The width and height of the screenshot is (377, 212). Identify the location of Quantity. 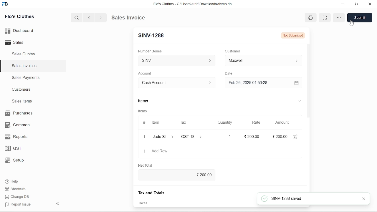
(224, 123).